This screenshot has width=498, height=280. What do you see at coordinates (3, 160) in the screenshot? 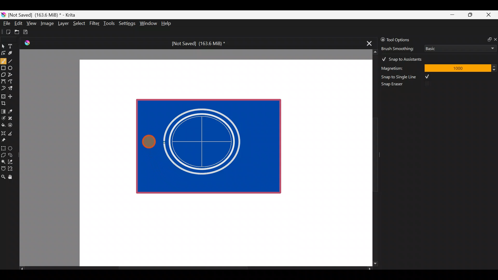
I see `Contiguous selection tool` at bounding box center [3, 160].